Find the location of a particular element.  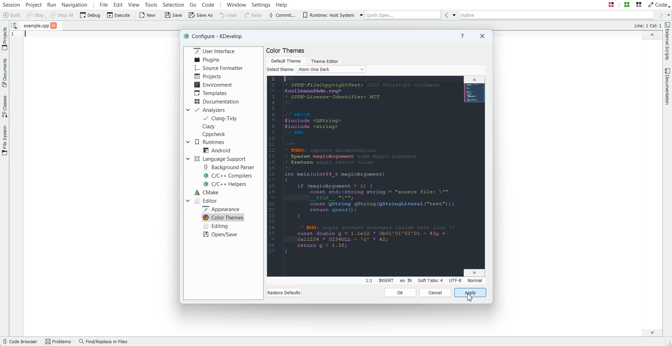

Redo is located at coordinates (253, 15).